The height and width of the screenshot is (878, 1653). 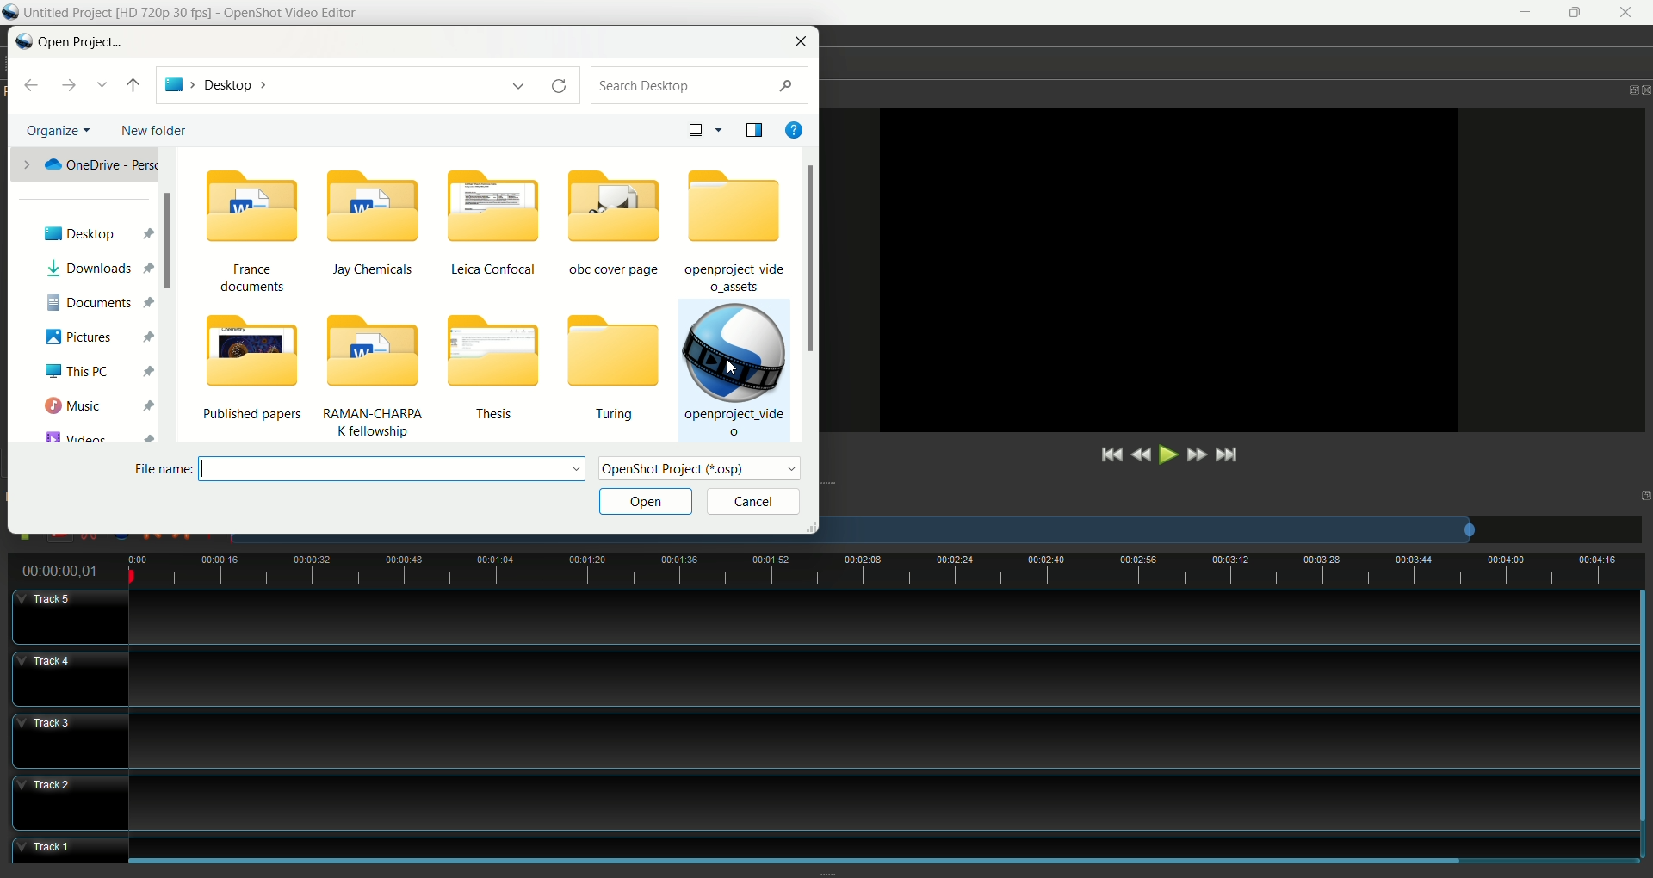 What do you see at coordinates (802, 40) in the screenshot?
I see `close` at bounding box center [802, 40].